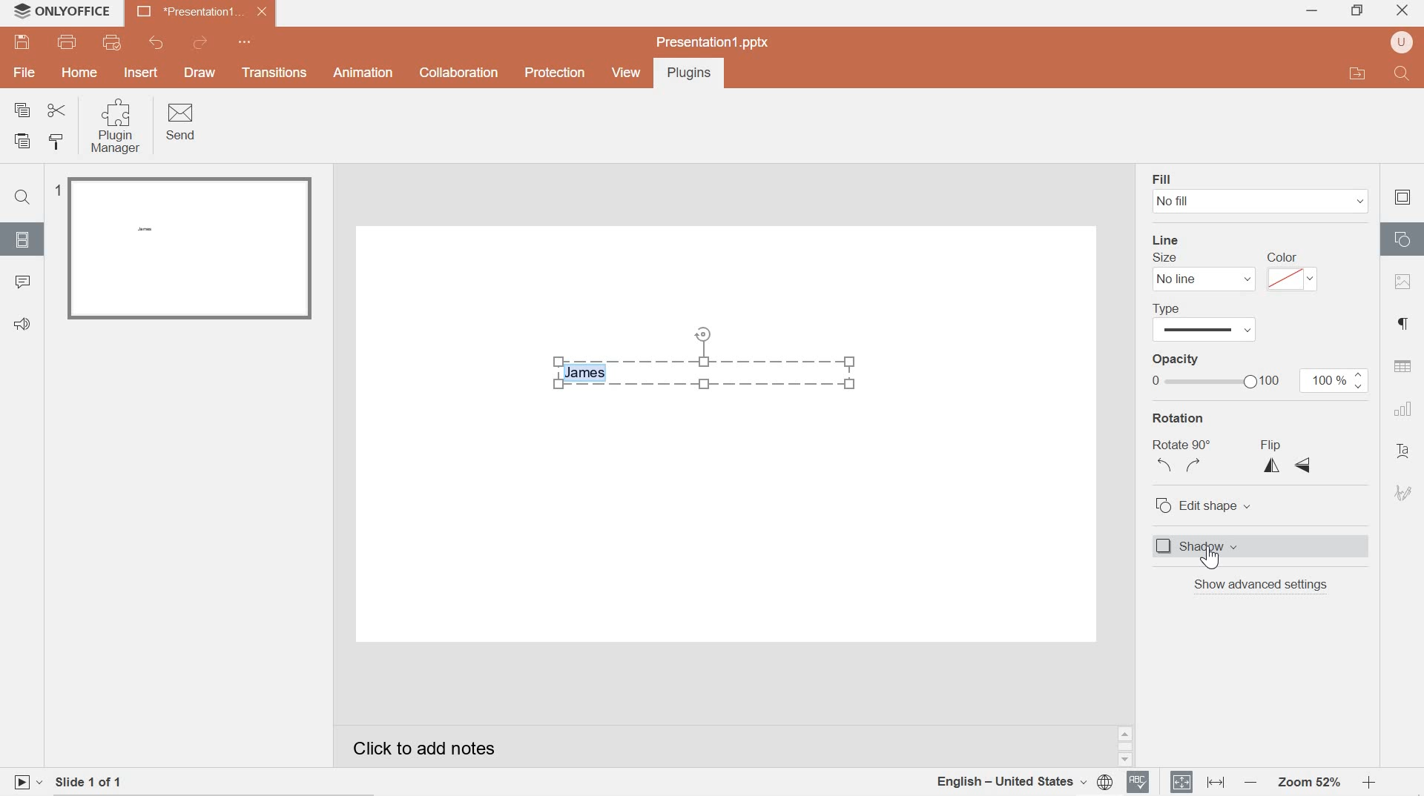 The width and height of the screenshot is (1424, 796). I want to click on presentation 1, so click(202, 12).